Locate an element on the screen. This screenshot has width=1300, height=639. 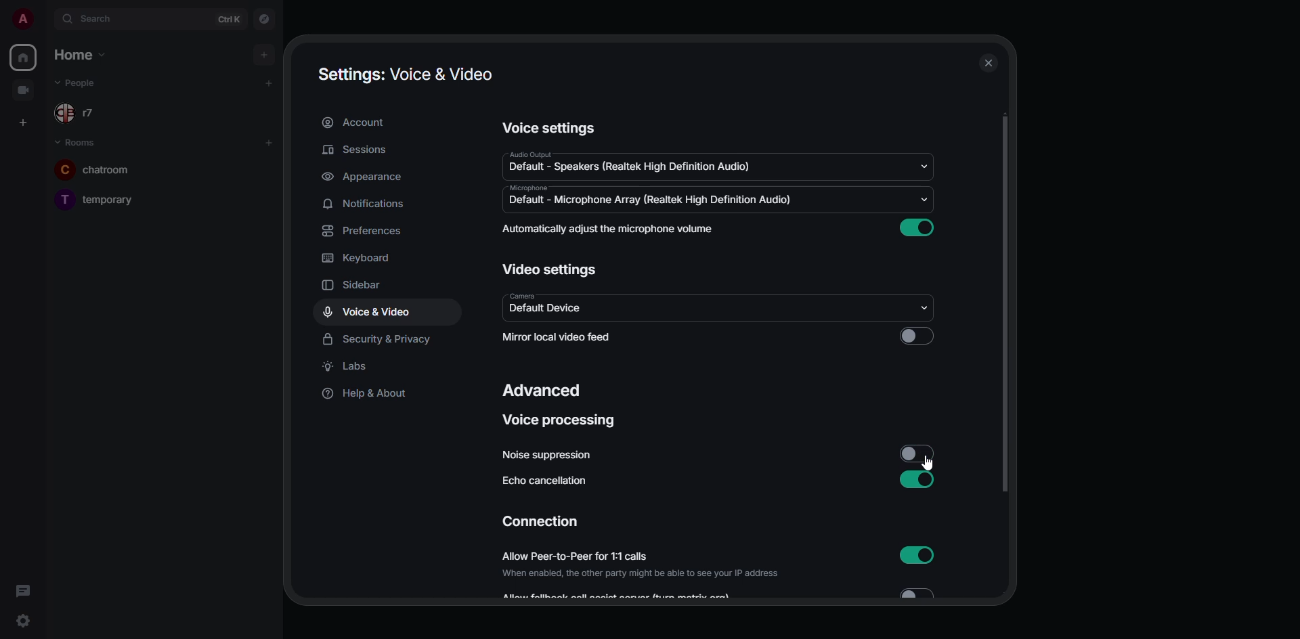
create space is located at coordinates (22, 121).